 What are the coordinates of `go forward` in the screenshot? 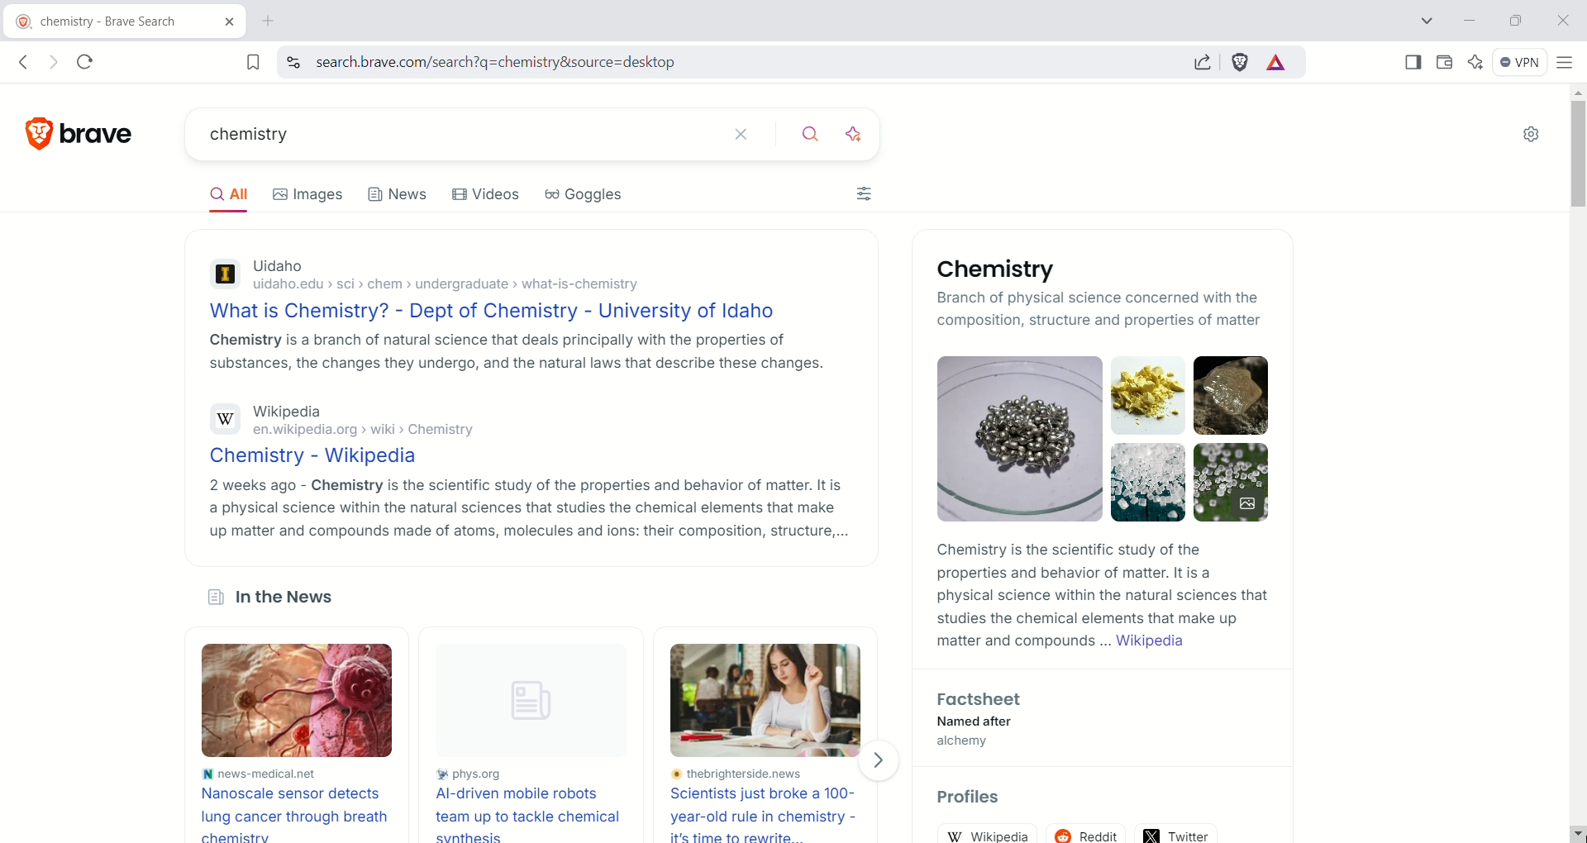 It's located at (50, 63).